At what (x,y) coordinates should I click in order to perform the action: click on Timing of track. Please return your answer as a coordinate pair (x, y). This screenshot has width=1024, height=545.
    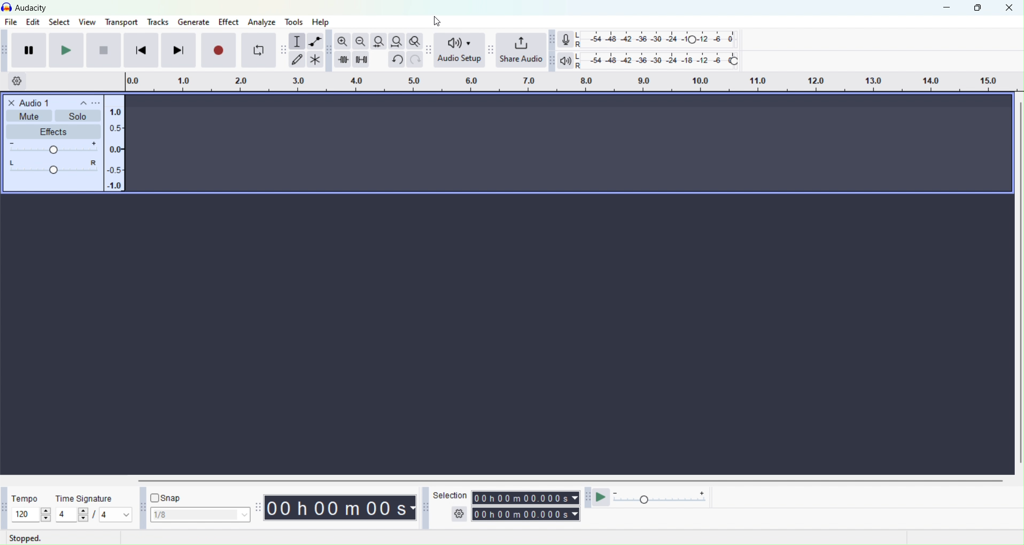
    Looking at the image, I should click on (525, 497).